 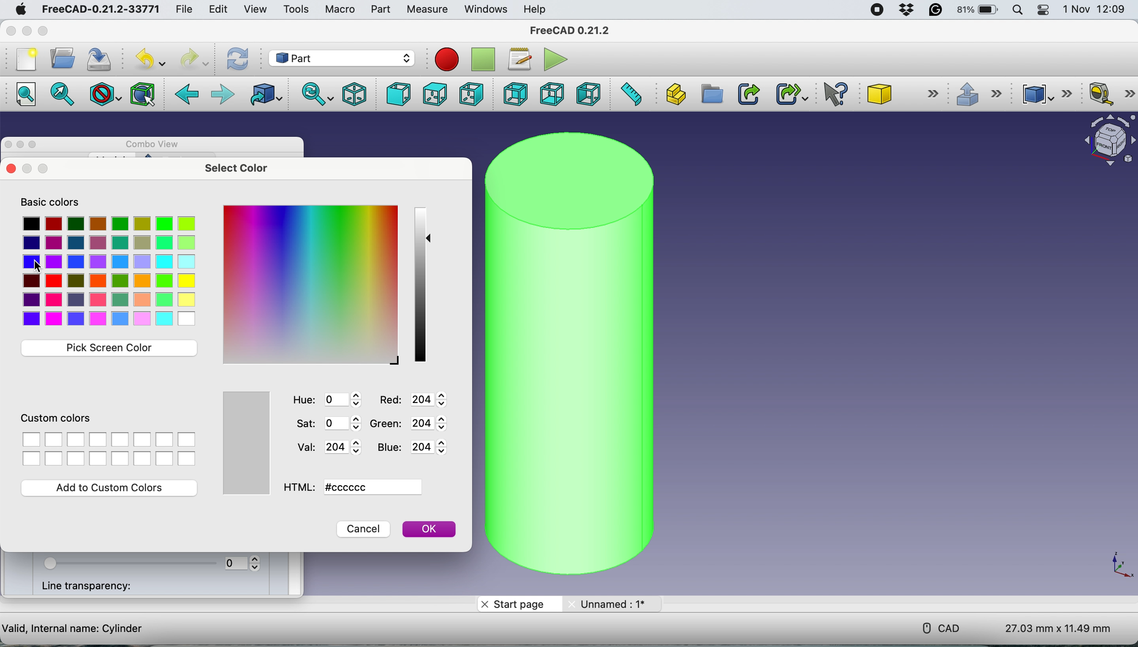 I want to click on green, so click(x=415, y=426).